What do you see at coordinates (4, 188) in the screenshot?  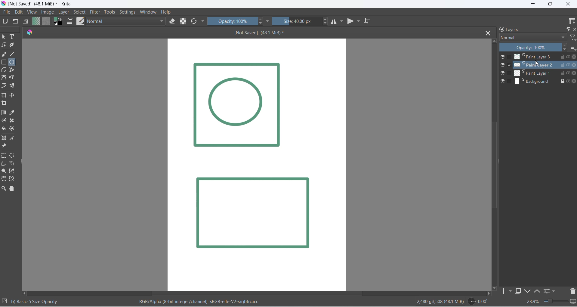 I see `zoom tool` at bounding box center [4, 188].